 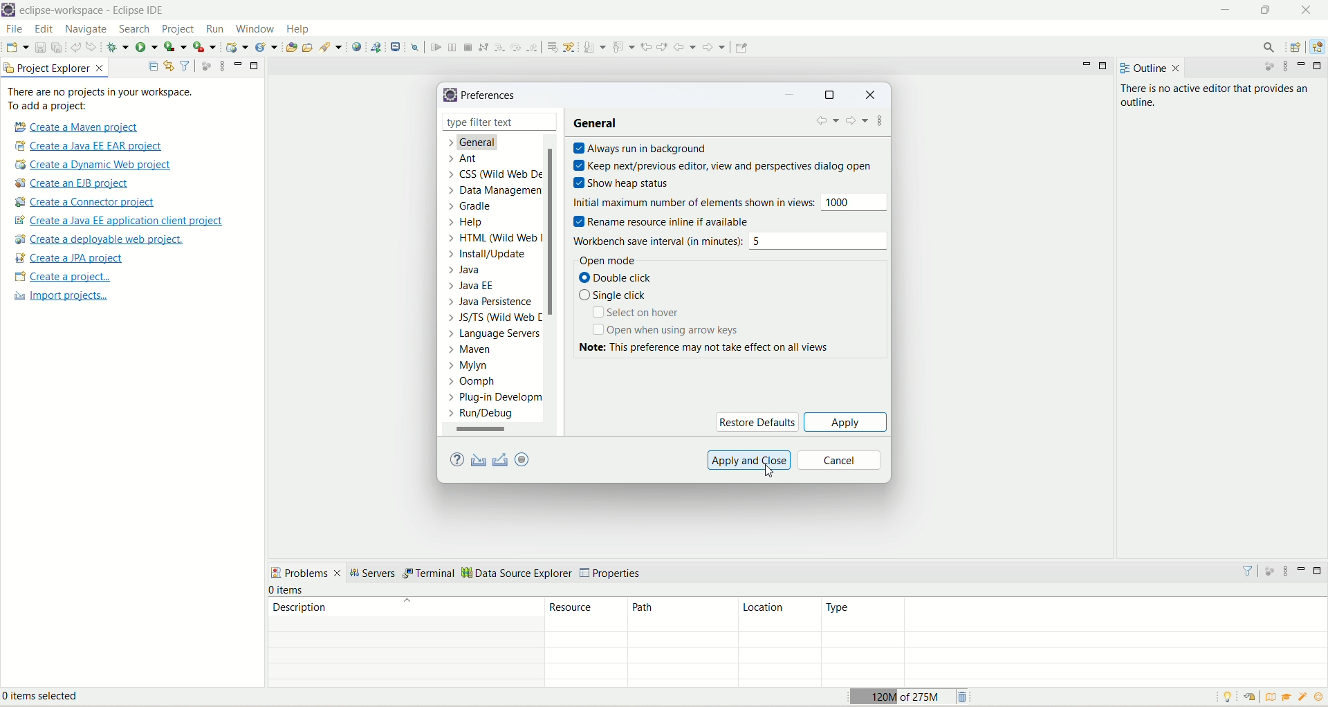 What do you see at coordinates (644, 148) in the screenshot?
I see `always run in background` at bounding box center [644, 148].